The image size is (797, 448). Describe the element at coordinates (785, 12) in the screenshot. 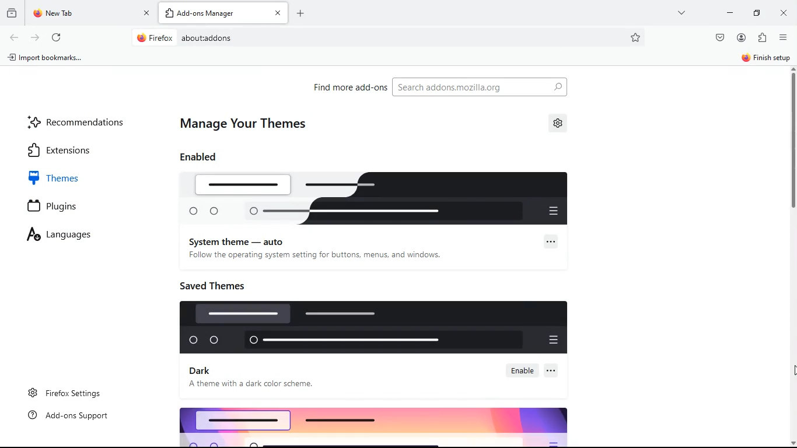

I see `close` at that location.